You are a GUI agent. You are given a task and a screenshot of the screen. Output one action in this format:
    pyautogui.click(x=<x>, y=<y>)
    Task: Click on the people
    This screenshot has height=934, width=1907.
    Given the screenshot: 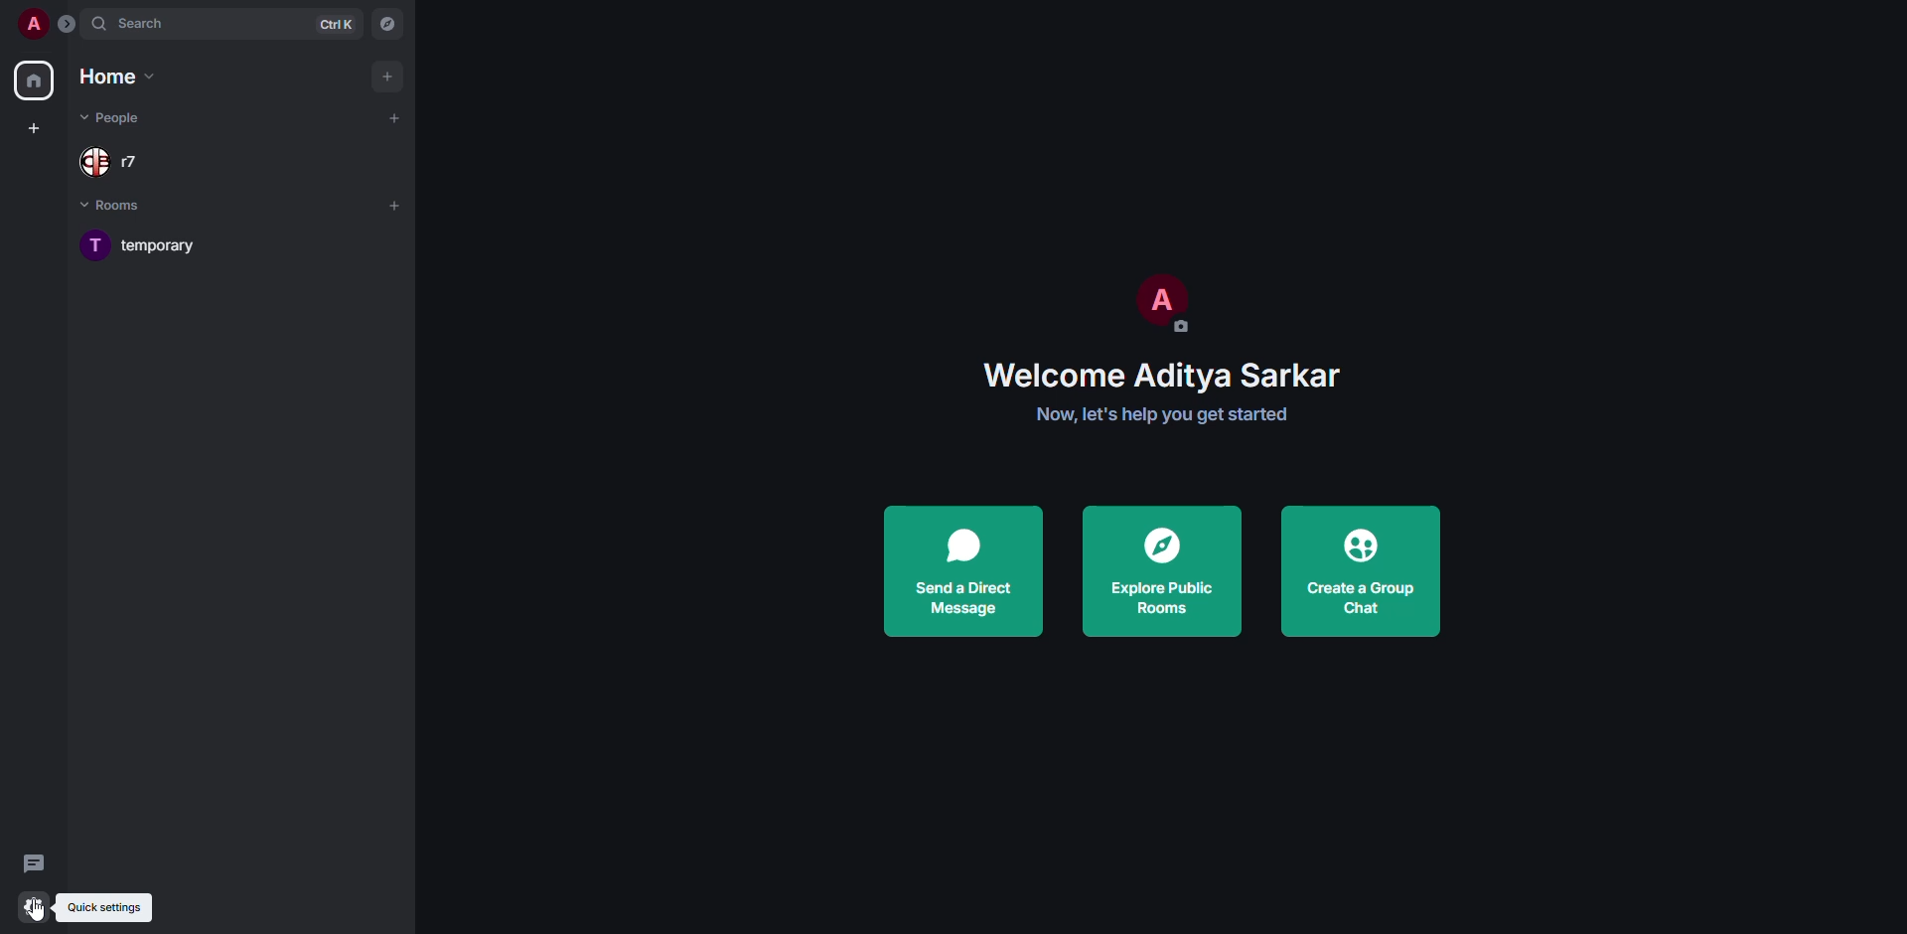 What is the action you would take?
    pyautogui.click(x=120, y=121)
    